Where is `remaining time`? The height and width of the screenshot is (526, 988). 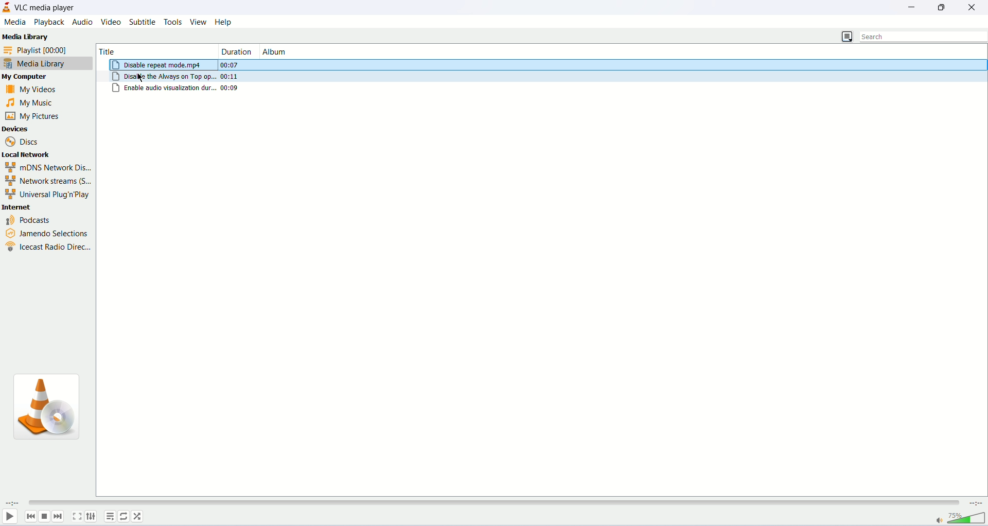
remaining time is located at coordinates (975, 503).